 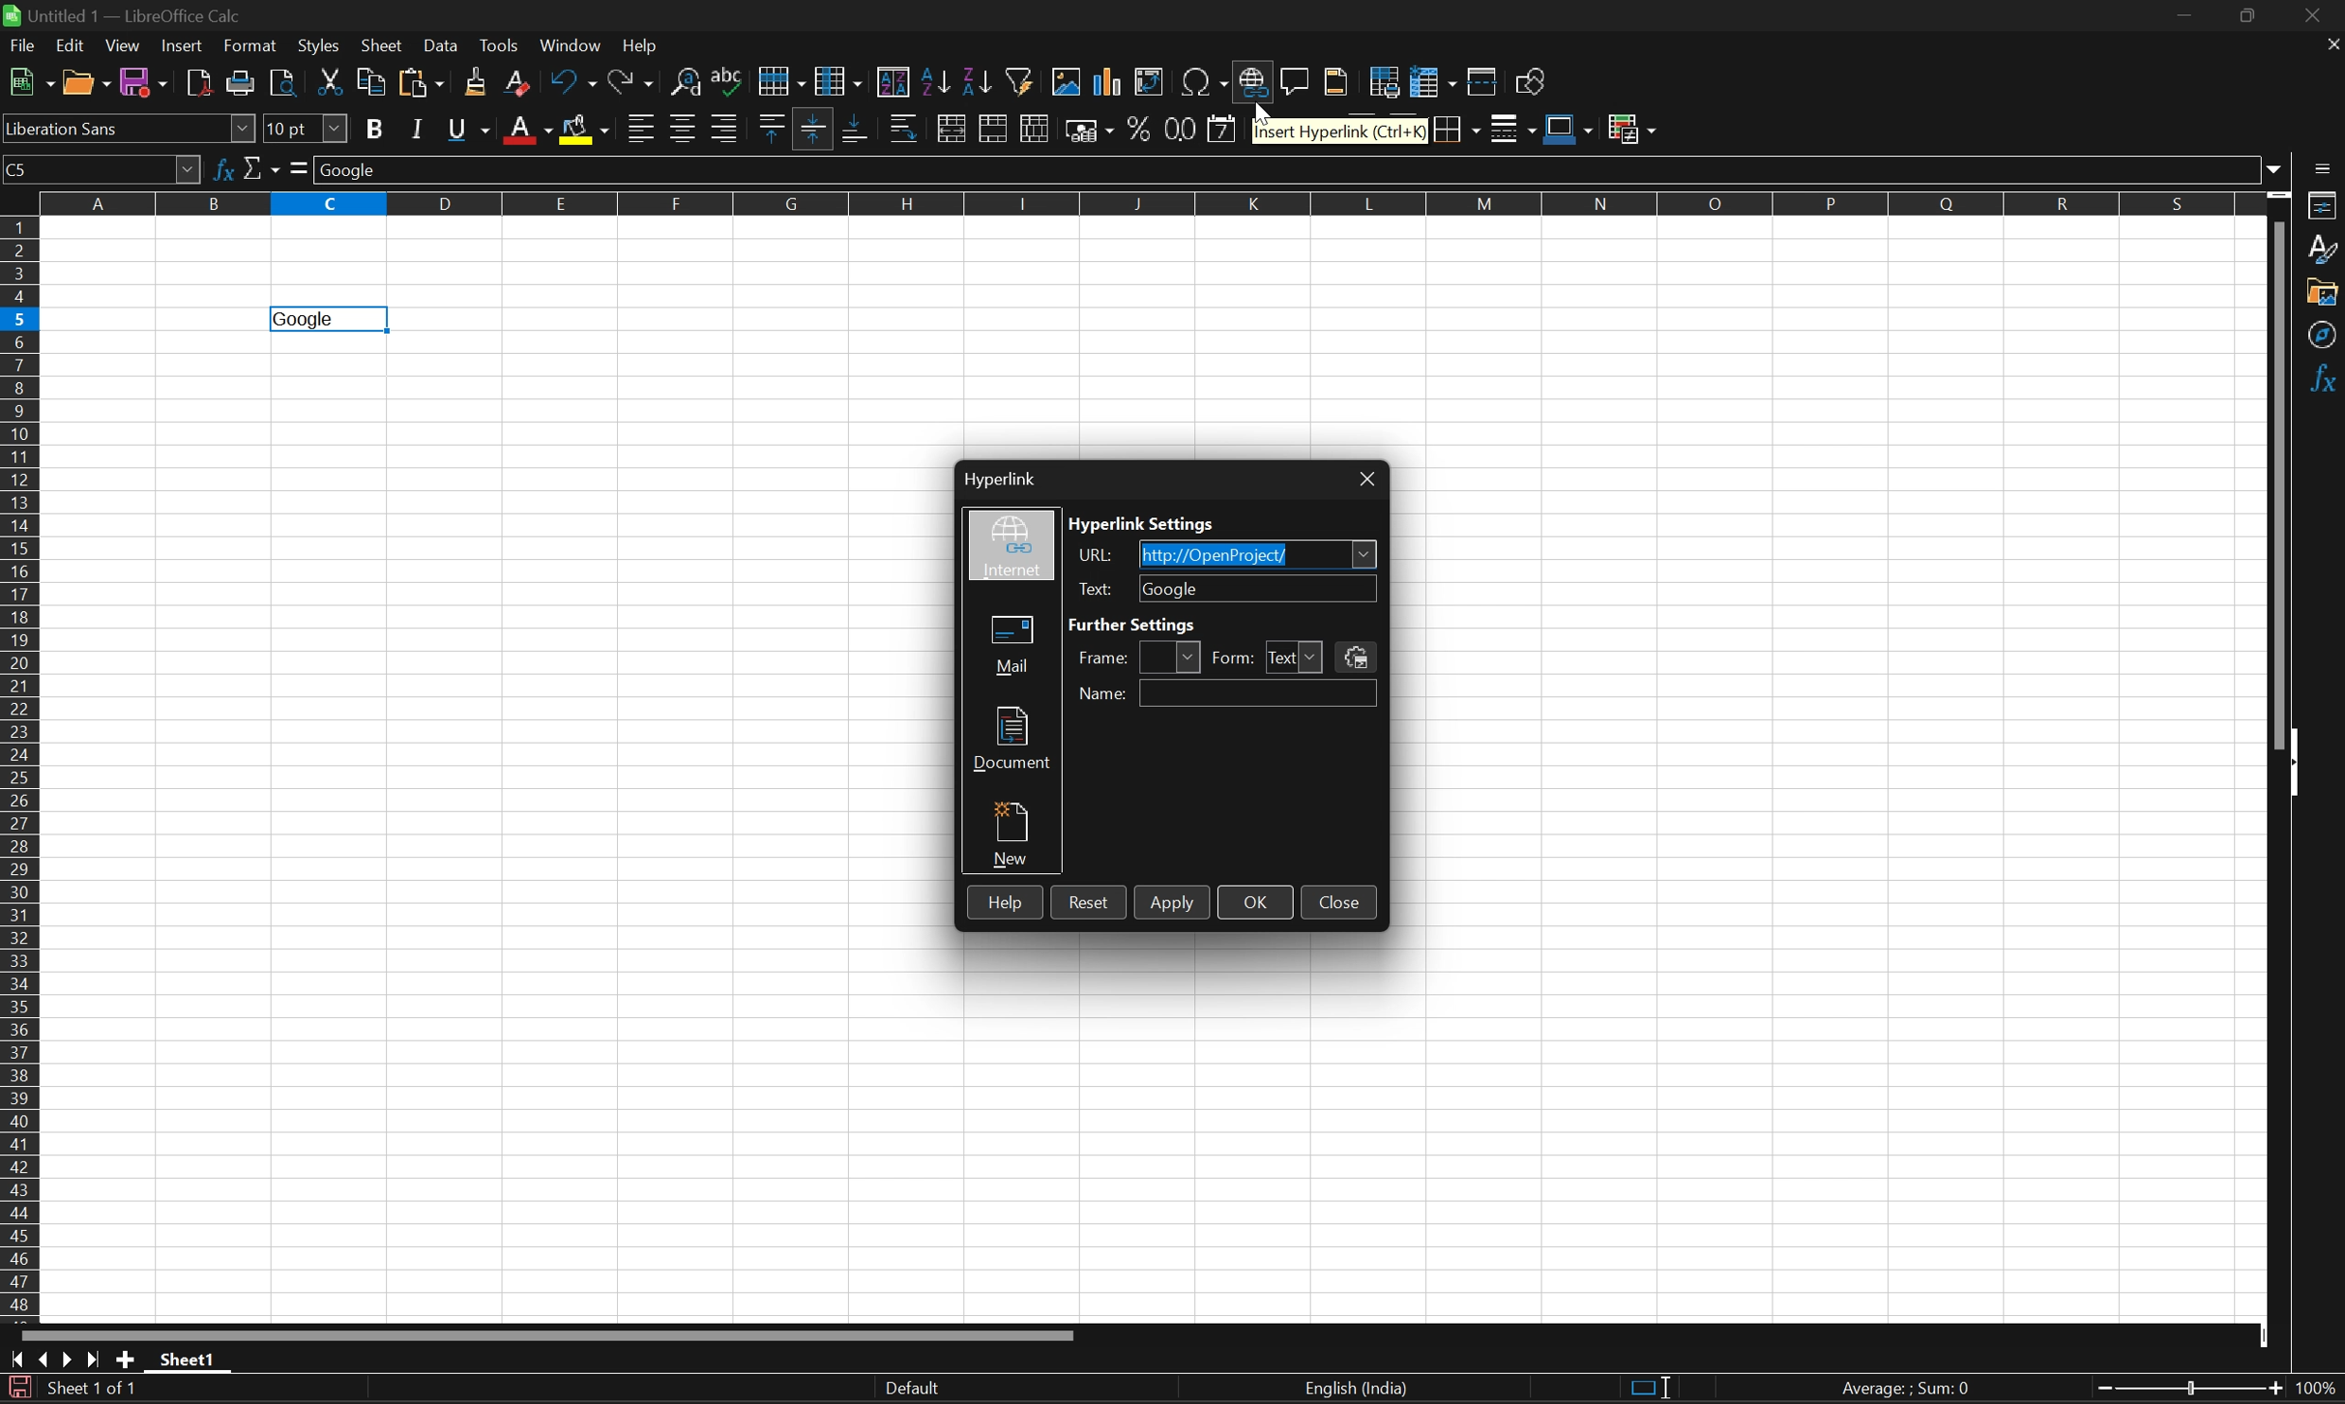 I want to click on Help, so click(x=643, y=45).